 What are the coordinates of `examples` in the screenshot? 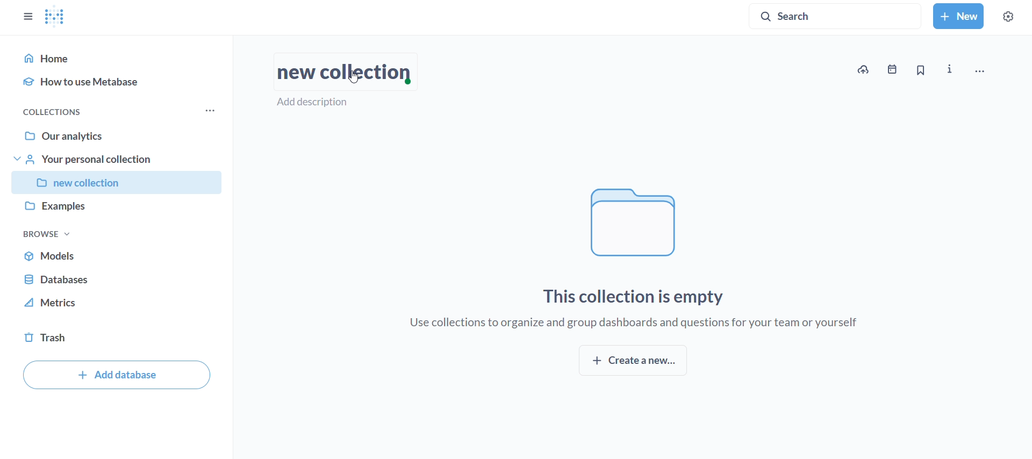 It's located at (120, 209).